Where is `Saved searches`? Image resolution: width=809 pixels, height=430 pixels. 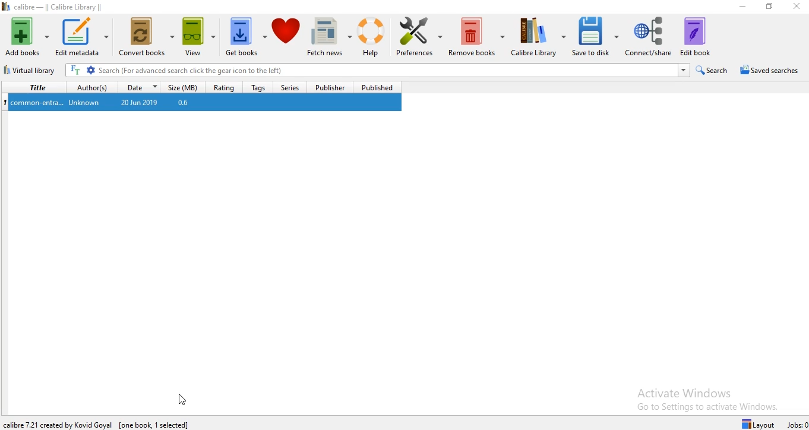 Saved searches is located at coordinates (769, 71).